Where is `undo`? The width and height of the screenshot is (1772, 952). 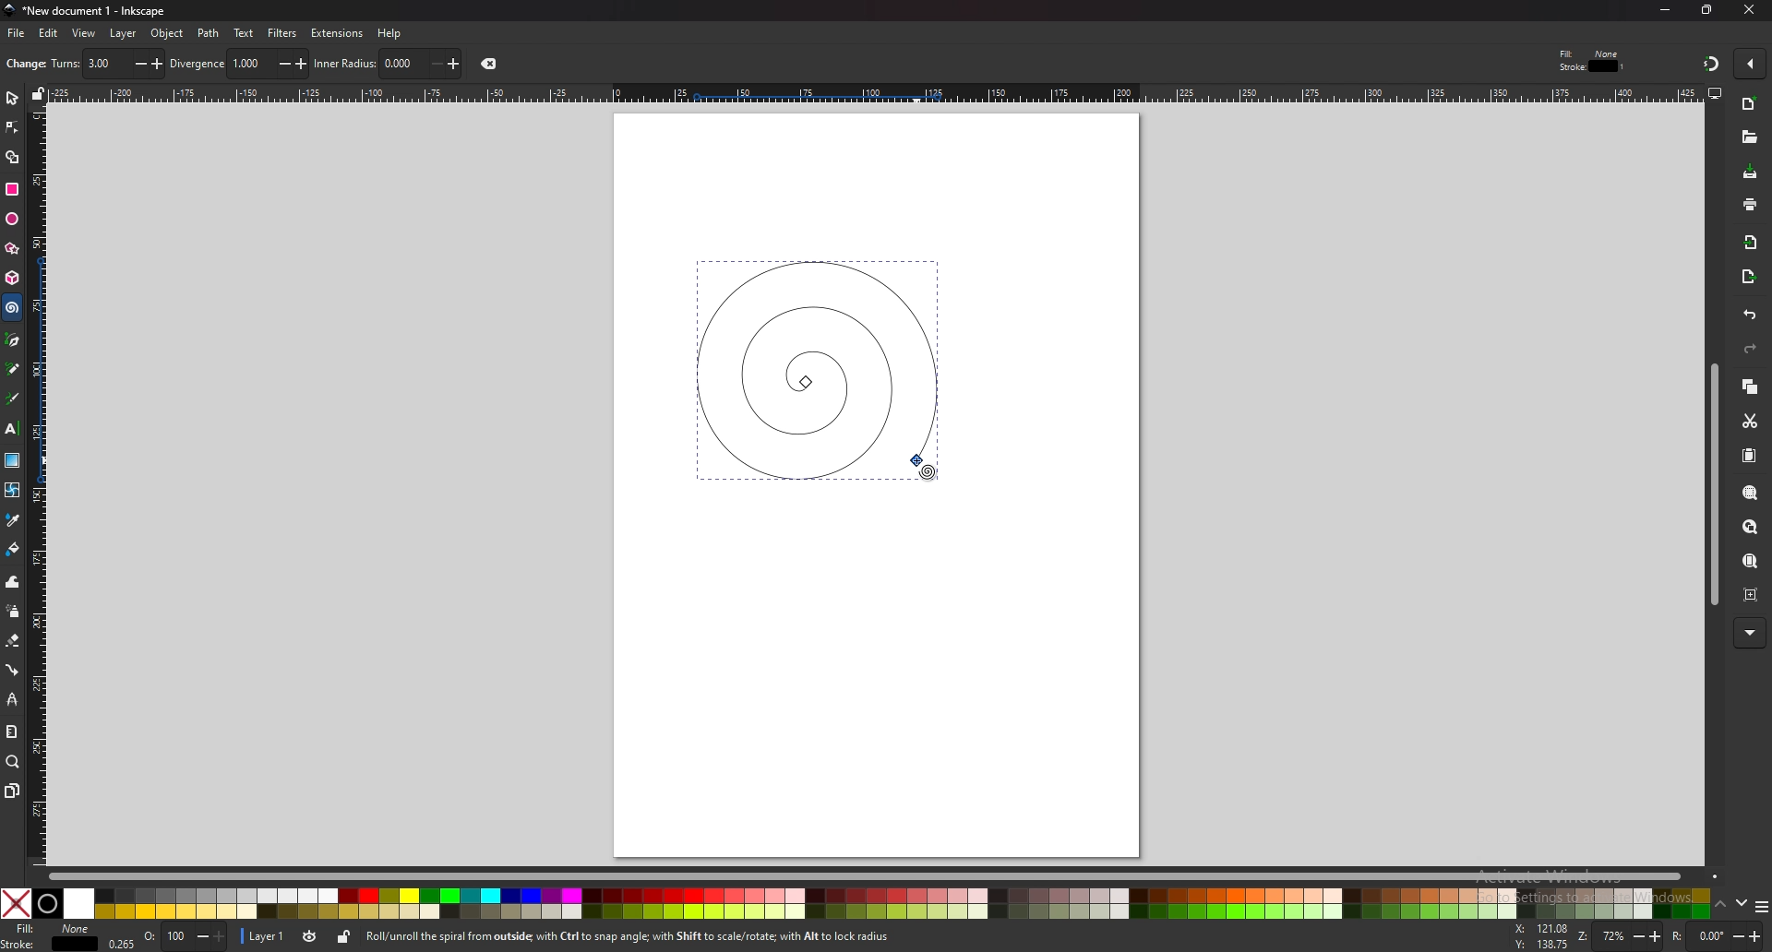
undo is located at coordinates (1750, 315).